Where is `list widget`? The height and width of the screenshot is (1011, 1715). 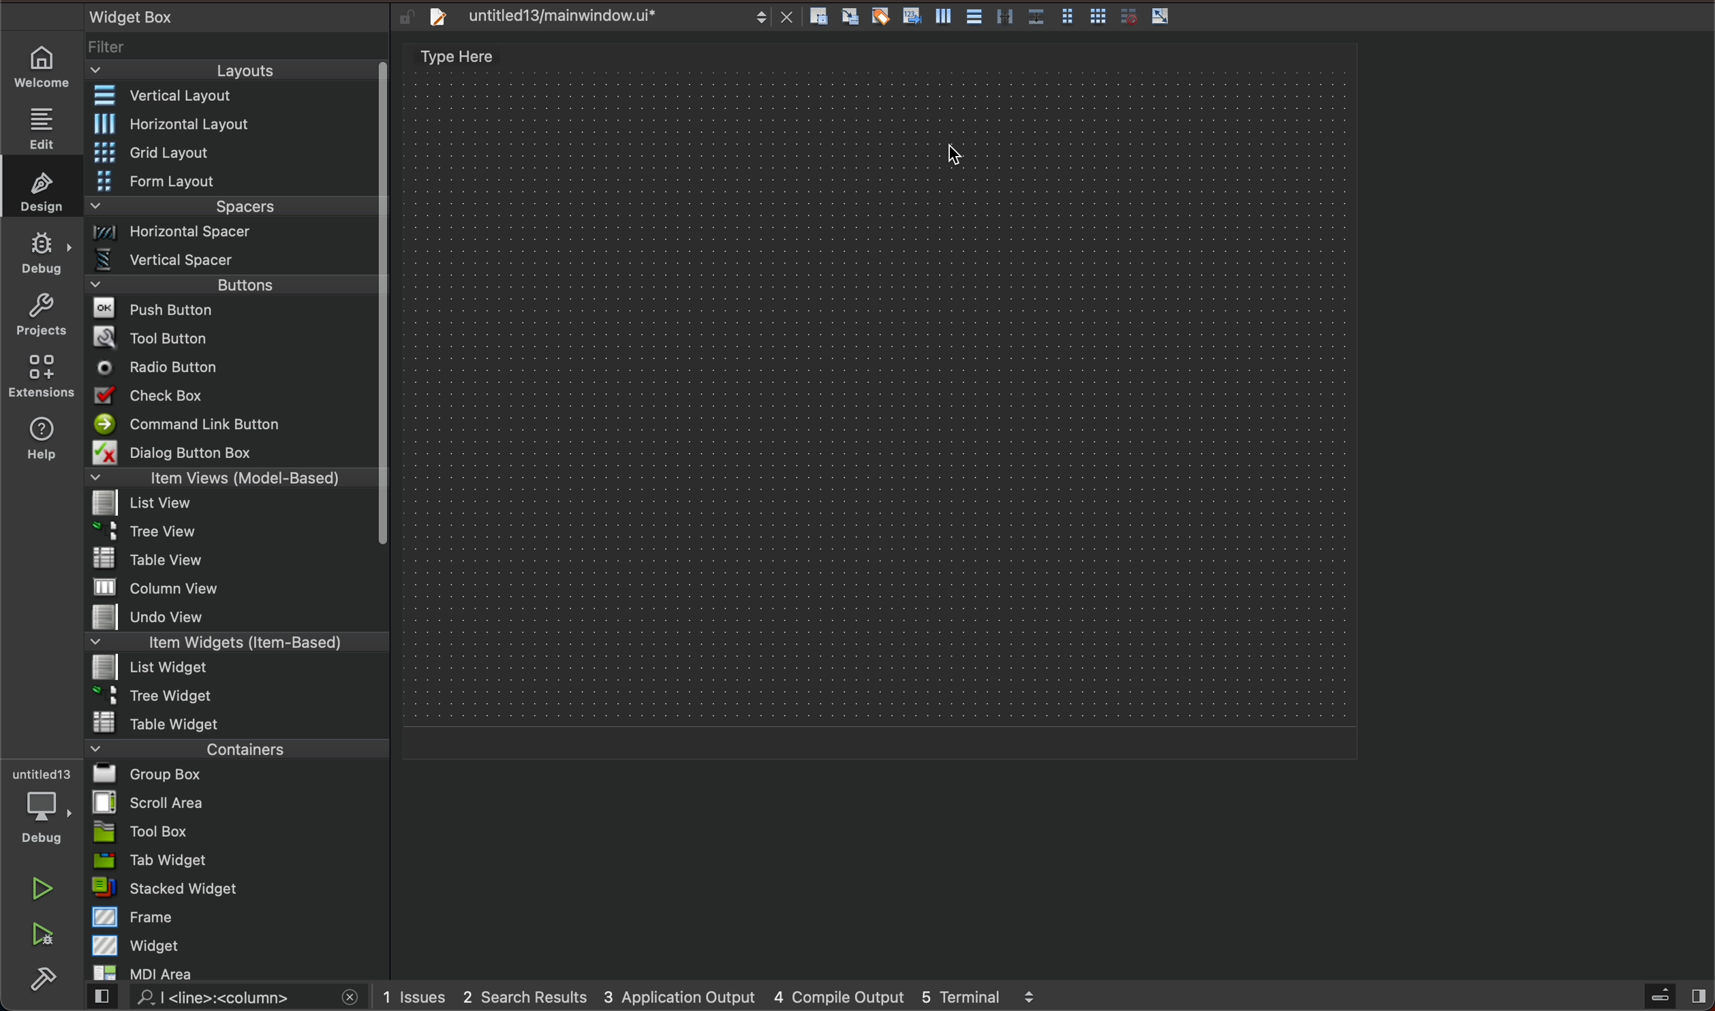
list widget is located at coordinates (232, 669).